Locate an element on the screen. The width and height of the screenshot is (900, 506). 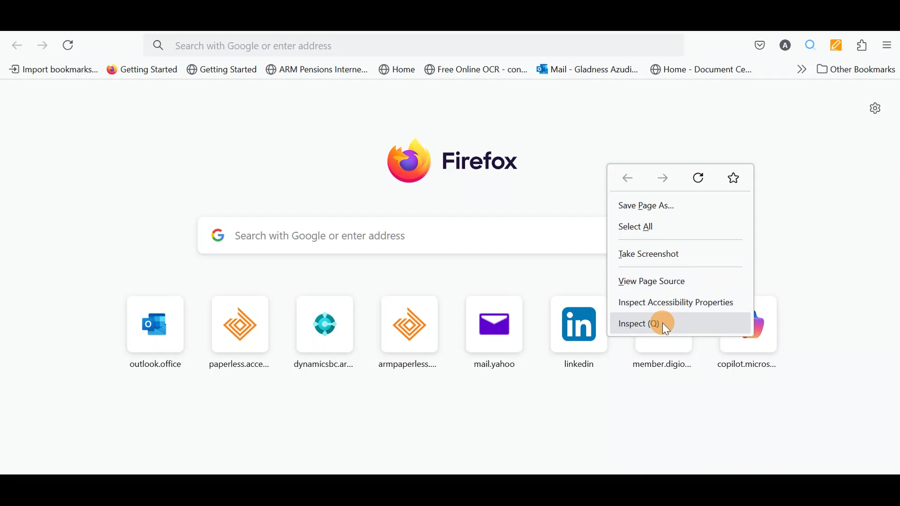
Firefox logo is located at coordinates (456, 164).